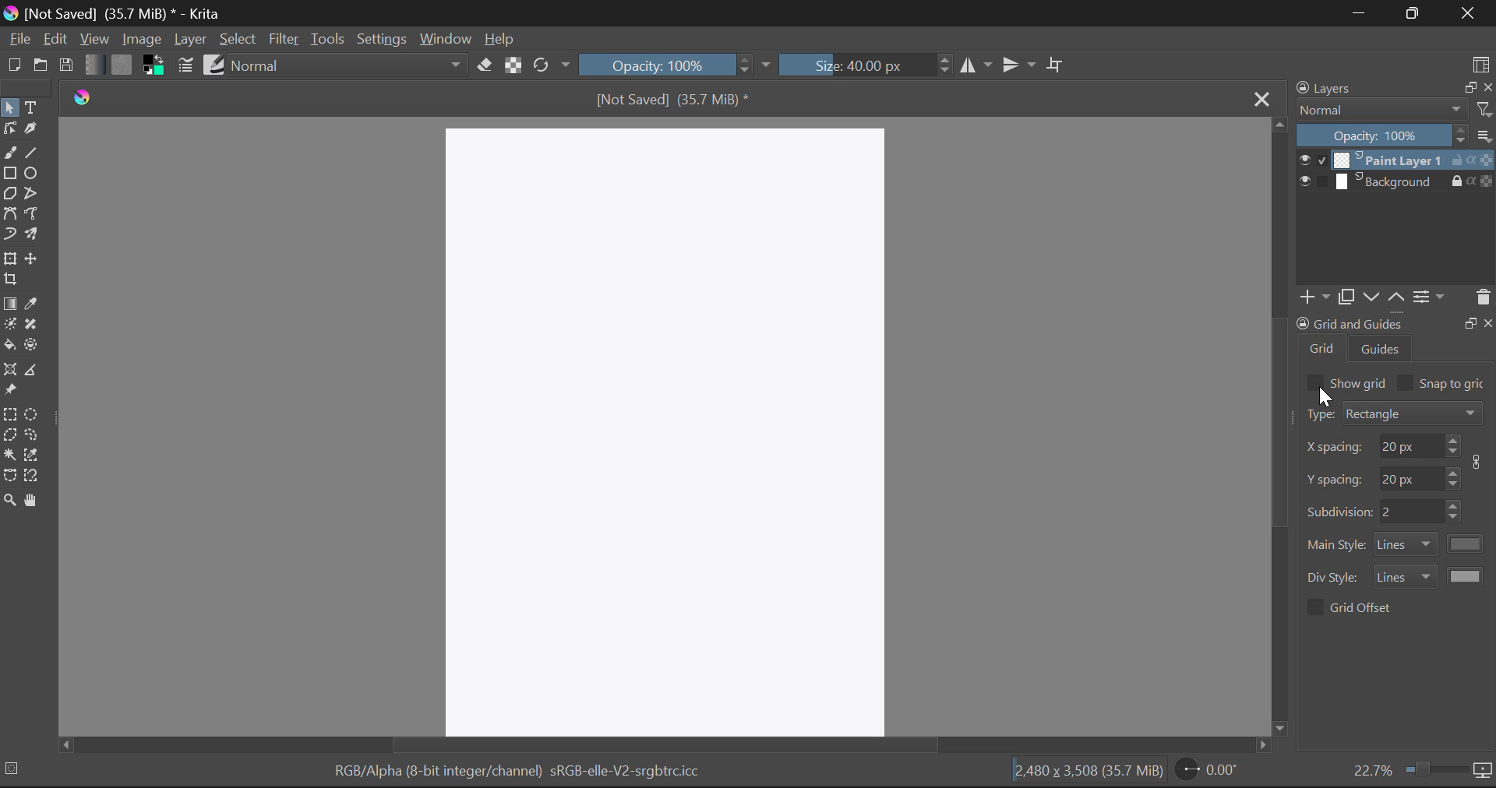 The height and width of the screenshot is (788, 1496). Describe the element at coordinates (11, 216) in the screenshot. I see `Bezier Curve` at that location.